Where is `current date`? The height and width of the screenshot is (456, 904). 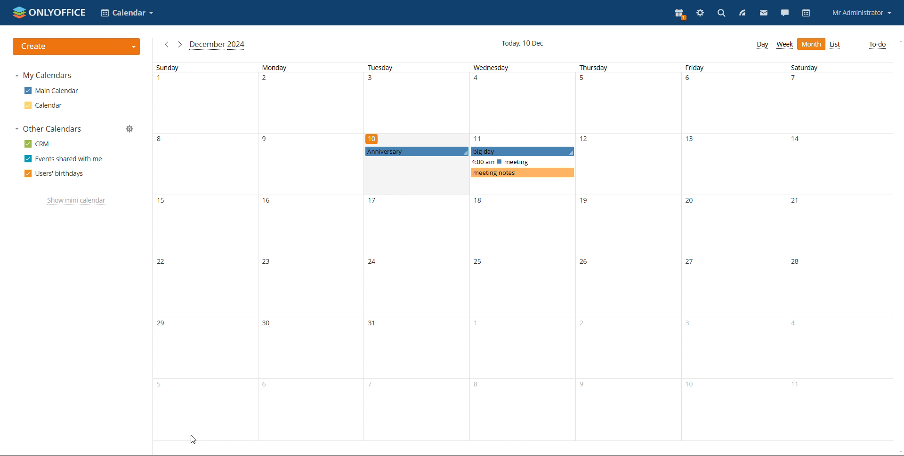 current date is located at coordinates (523, 43).